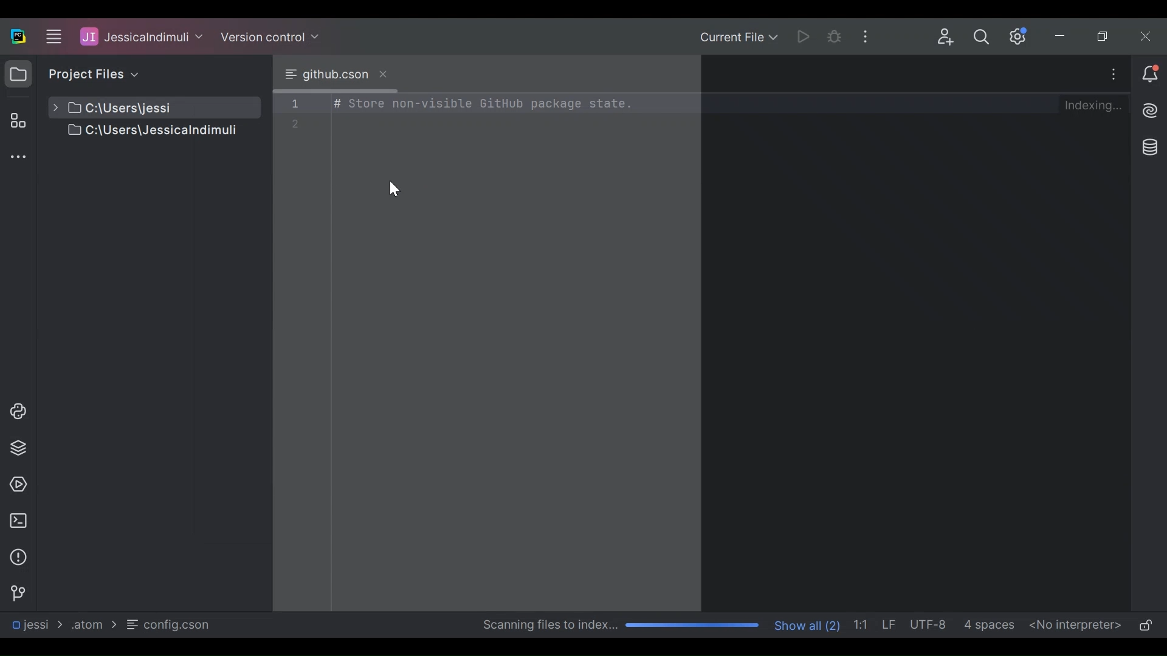 The height and width of the screenshot is (656, 1167). What do you see at coordinates (890, 625) in the screenshot?
I see `Line Separator` at bounding box center [890, 625].